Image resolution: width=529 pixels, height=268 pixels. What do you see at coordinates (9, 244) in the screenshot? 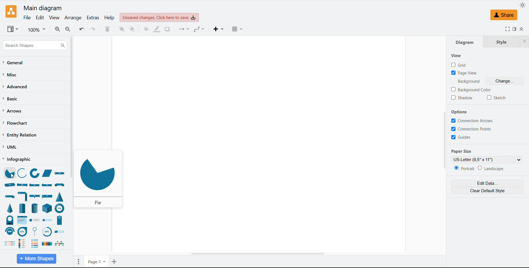
I see `chevron list` at bounding box center [9, 244].